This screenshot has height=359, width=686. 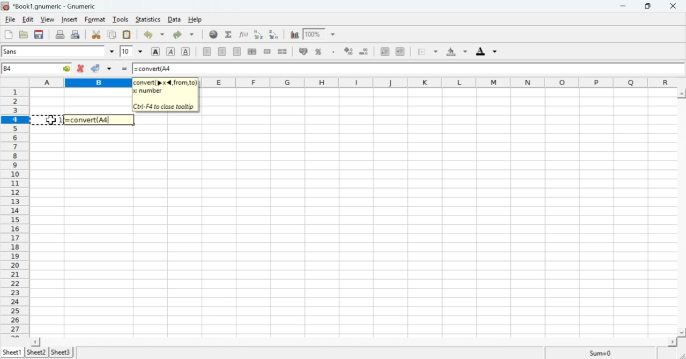 I want to click on Paste the clipboard, so click(x=128, y=34).